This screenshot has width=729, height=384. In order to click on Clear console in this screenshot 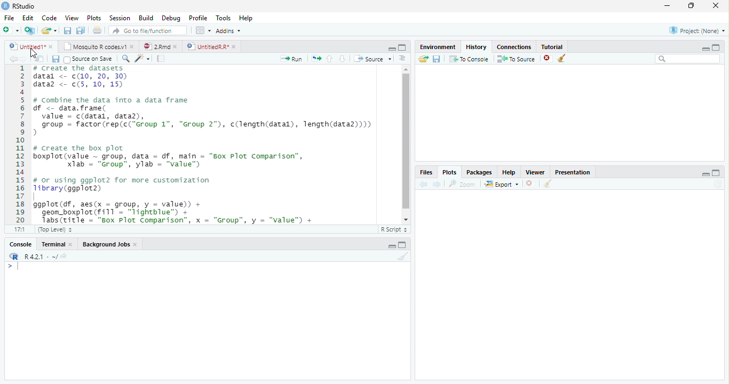, I will do `click(403, 256)`.